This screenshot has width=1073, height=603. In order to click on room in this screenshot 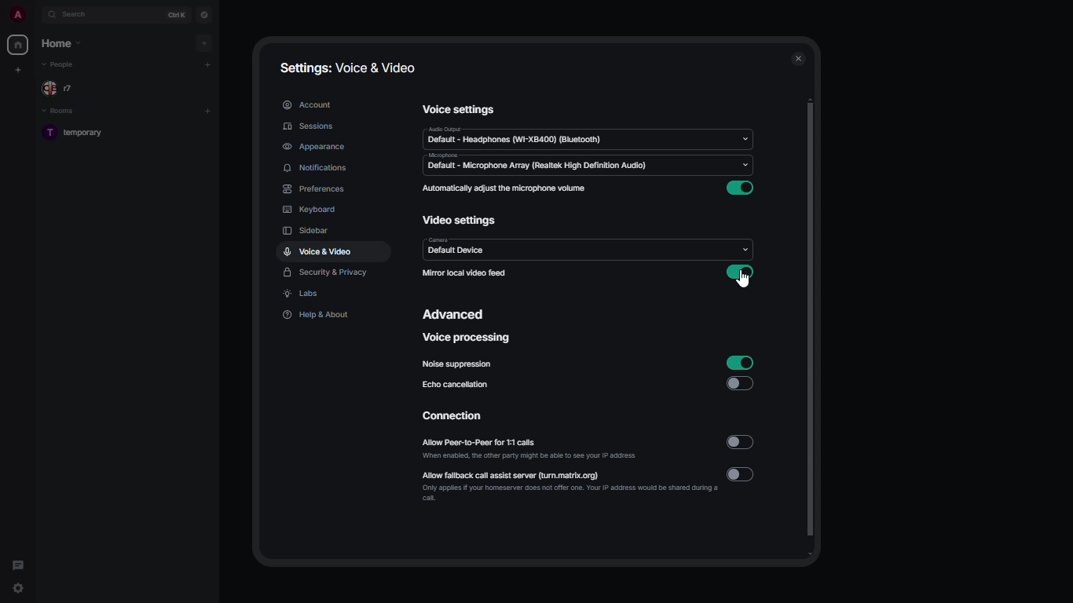, I will do `click(78, 133)`.